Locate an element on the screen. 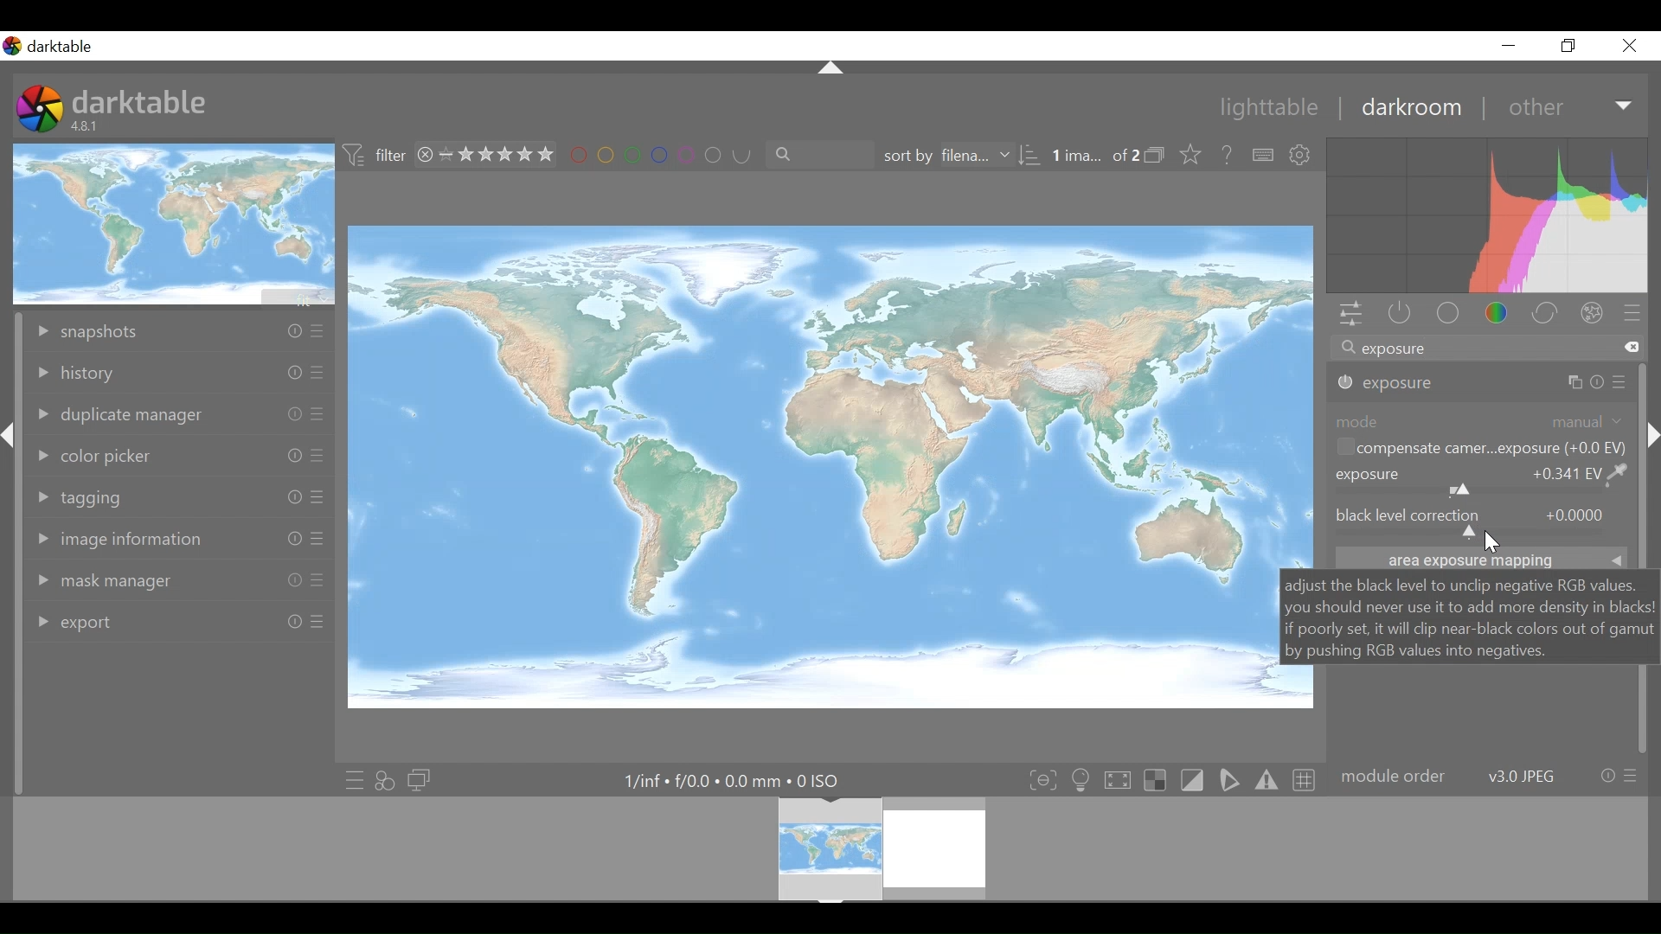 This screenshot has width=1661, height=934. duplicate manager is located at coordinates (179, 417).